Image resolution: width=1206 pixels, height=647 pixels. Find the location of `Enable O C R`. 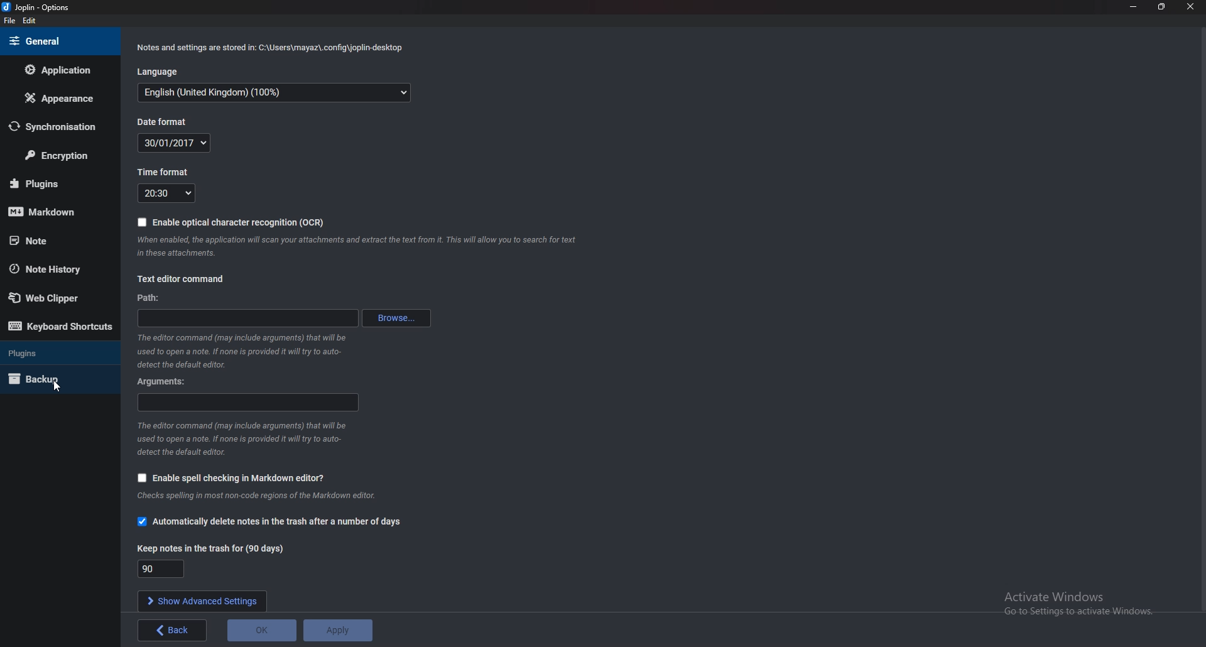

Enable O C R is located at coordinates (235, 222).